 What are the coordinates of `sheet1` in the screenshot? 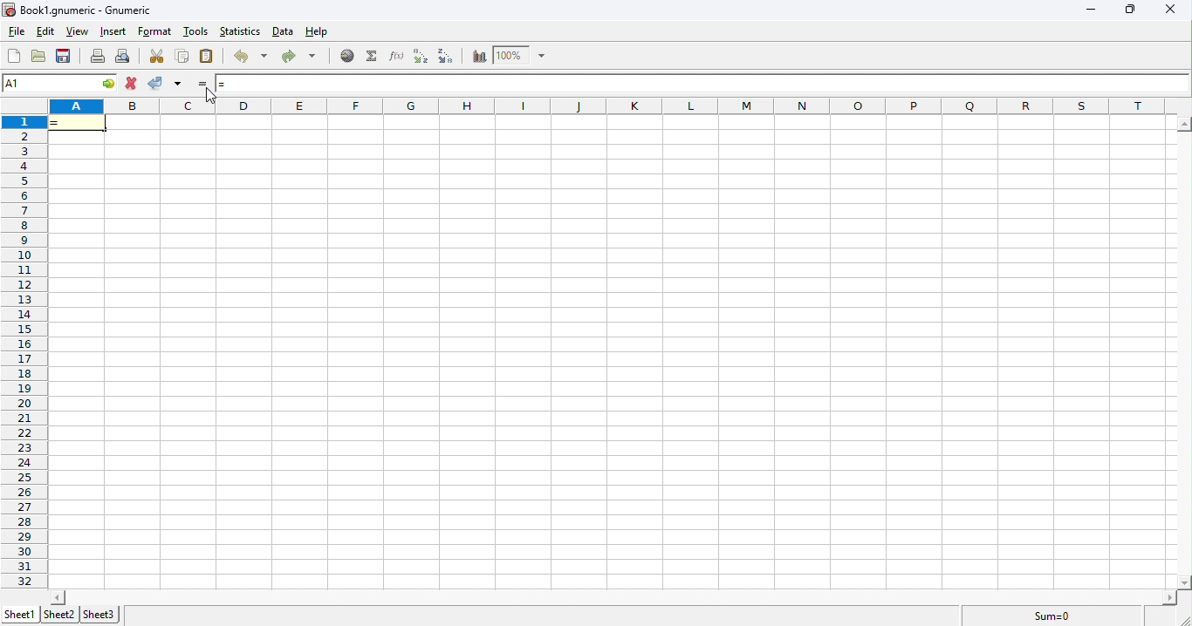 It's located at (23, 615).